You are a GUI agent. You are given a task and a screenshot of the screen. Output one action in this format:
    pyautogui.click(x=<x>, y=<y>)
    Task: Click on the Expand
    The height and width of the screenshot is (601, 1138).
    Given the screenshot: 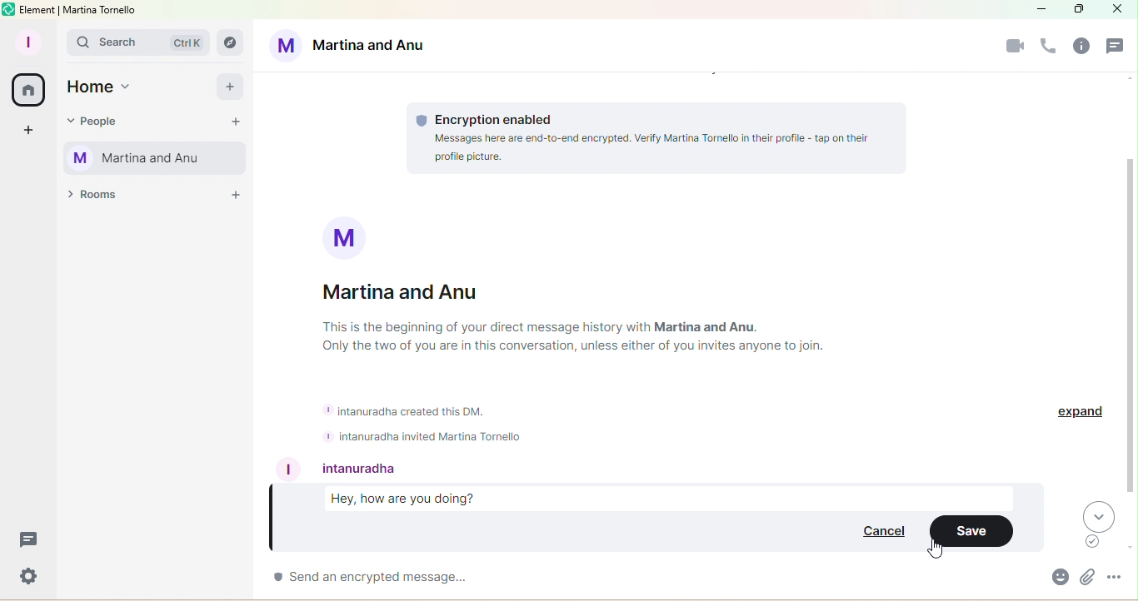 What is the action you would take?
    pyautogui.click(x=1082, y=411)
    